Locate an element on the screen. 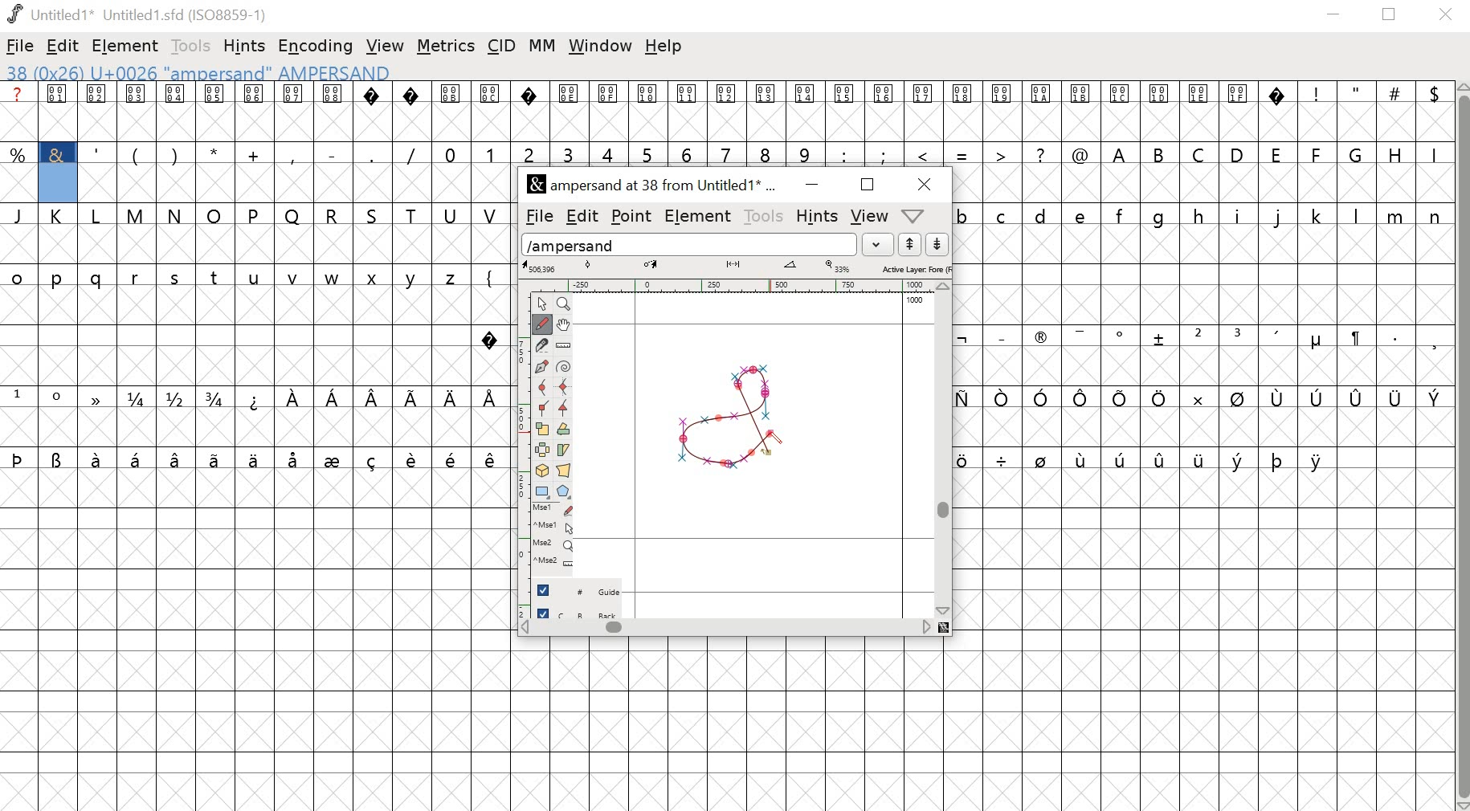  A is located at coordinates (1121, 153).